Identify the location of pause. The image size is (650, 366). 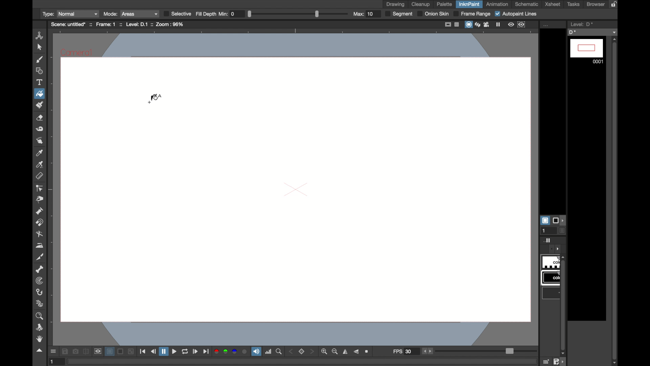
(164, 351).